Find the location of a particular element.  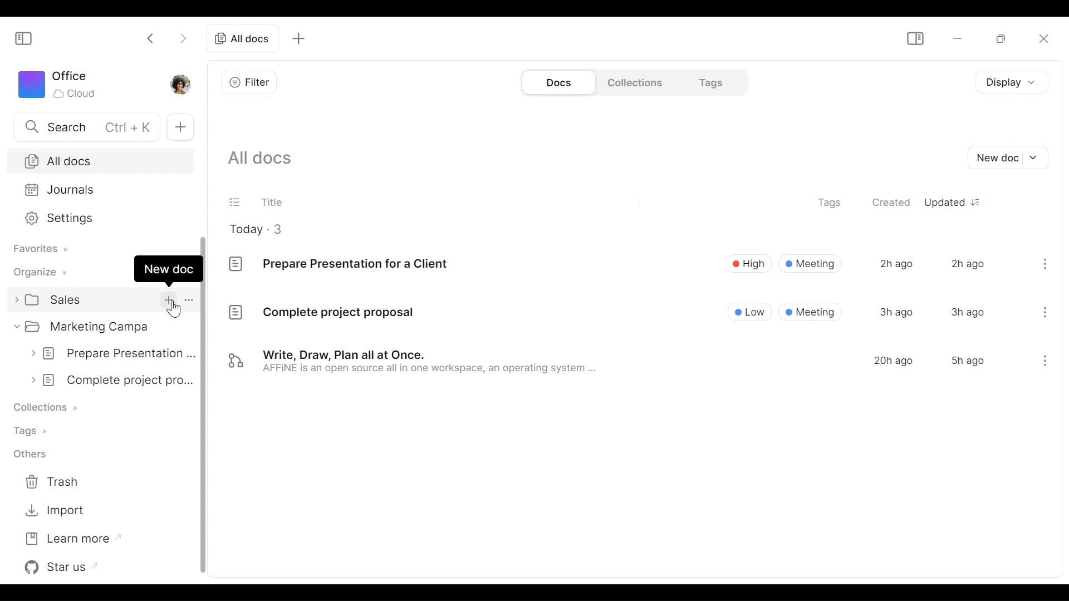

add tab is located at coordinates (302, 38).